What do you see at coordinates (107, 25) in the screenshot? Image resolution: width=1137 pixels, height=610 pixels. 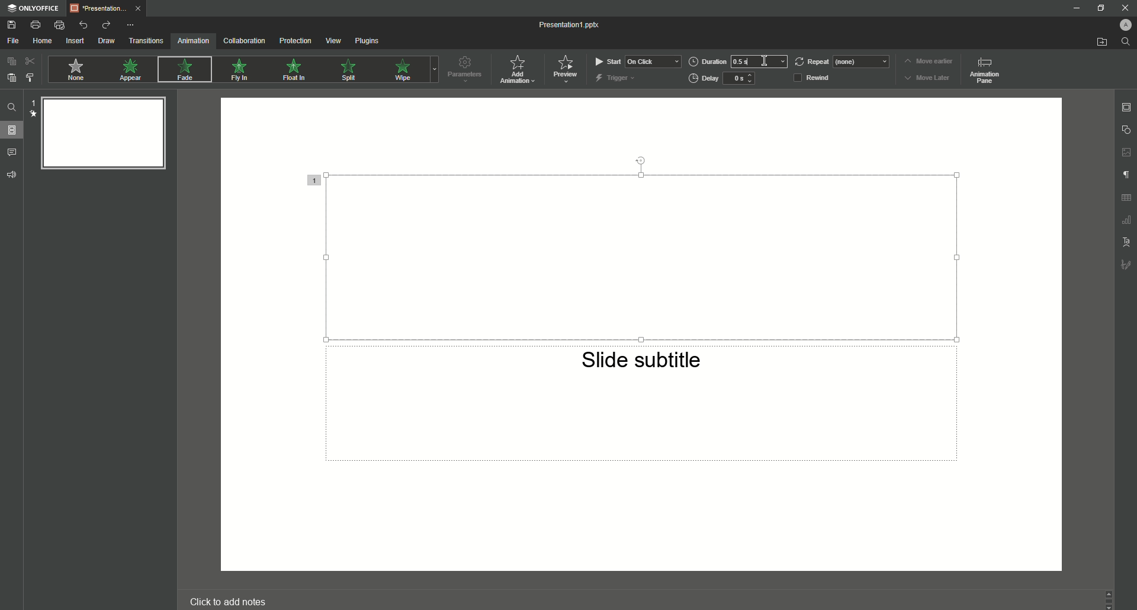 I see `Redo` at bounding box center [107, 25].